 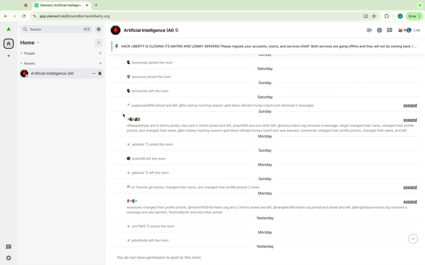 What do you see at coordinates (414, 240) in the screenshot?
I see `Down` at bounding box center [414, 240].